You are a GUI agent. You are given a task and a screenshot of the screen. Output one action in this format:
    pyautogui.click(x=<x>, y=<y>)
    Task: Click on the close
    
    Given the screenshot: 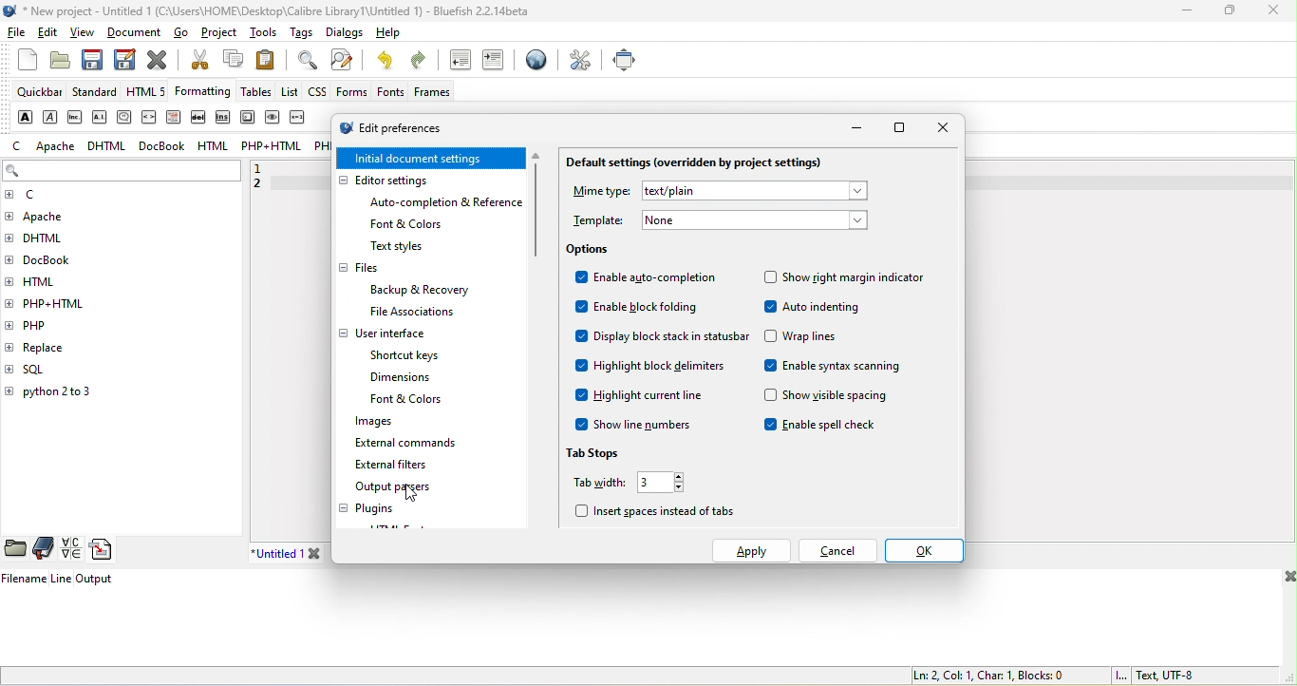 What is the action you would take?
    pyautogui.click(x=1273, y=11)
    